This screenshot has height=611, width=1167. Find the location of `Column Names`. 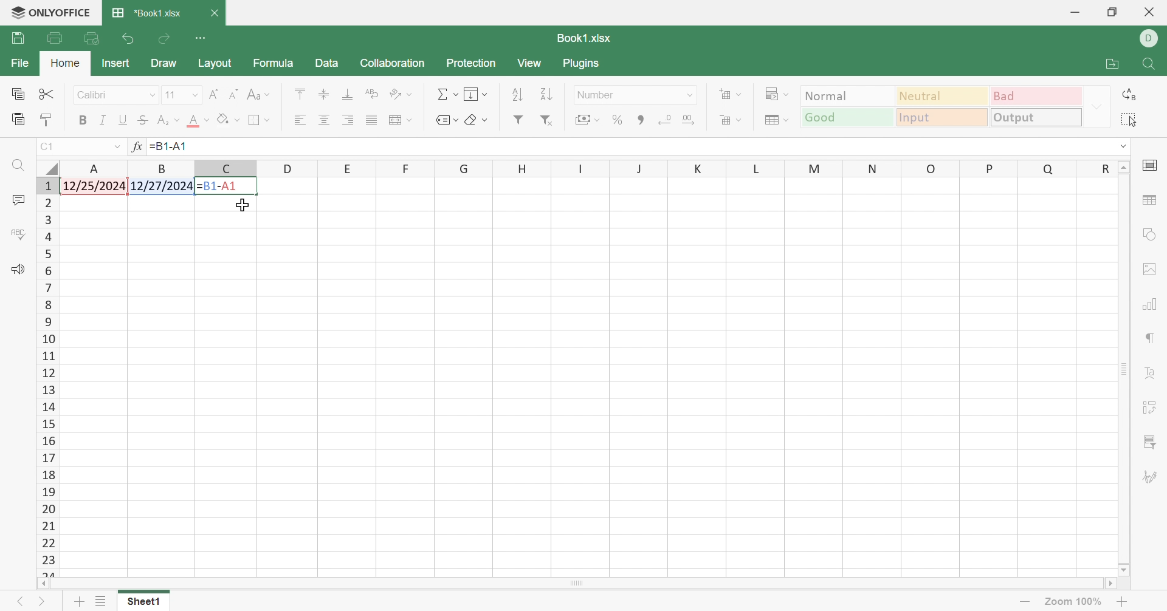

Column Names is located at coordinates (583, 168).